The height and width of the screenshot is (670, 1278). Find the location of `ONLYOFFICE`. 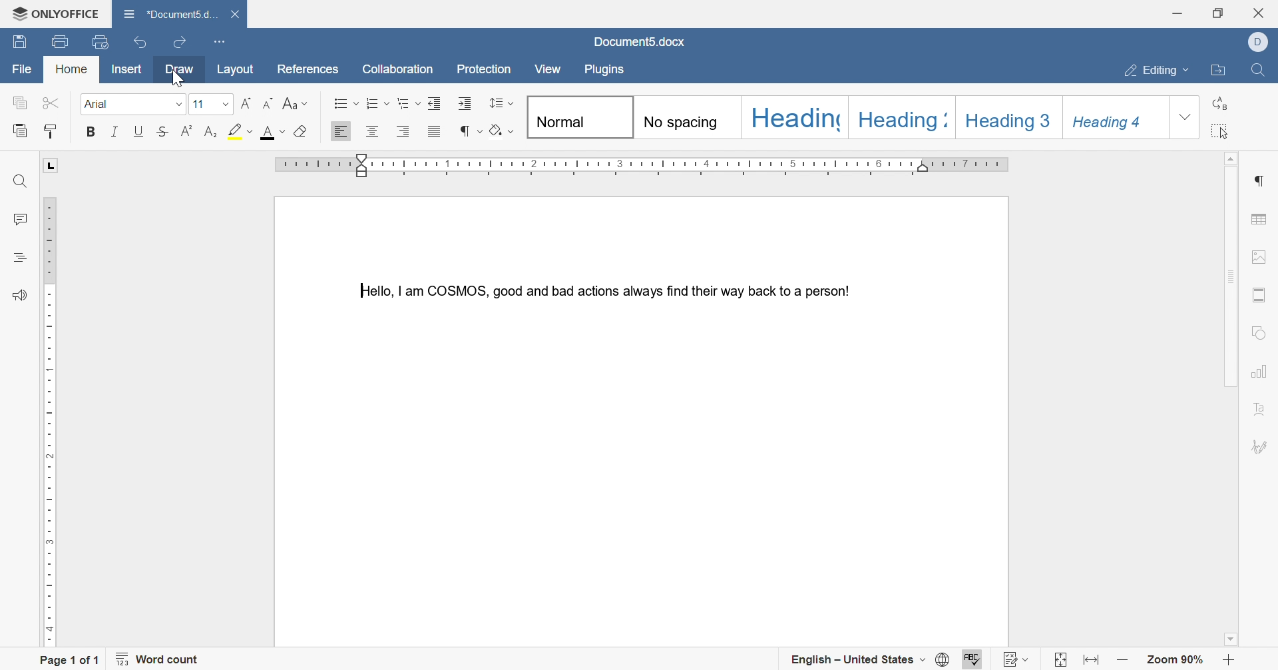

ONLYOFFICE is located at coordinates (51, 11).